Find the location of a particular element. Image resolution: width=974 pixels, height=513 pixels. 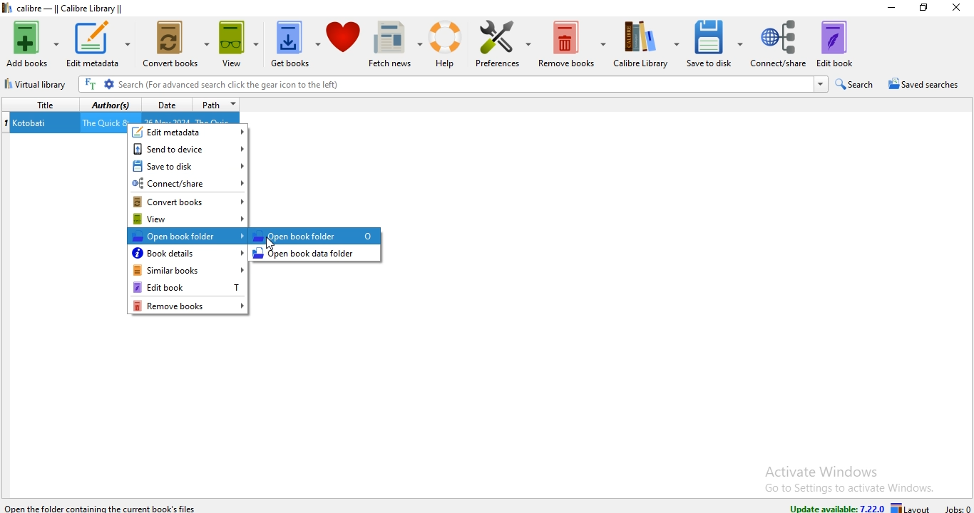

edit metadata is located at coordinates (98, 43).